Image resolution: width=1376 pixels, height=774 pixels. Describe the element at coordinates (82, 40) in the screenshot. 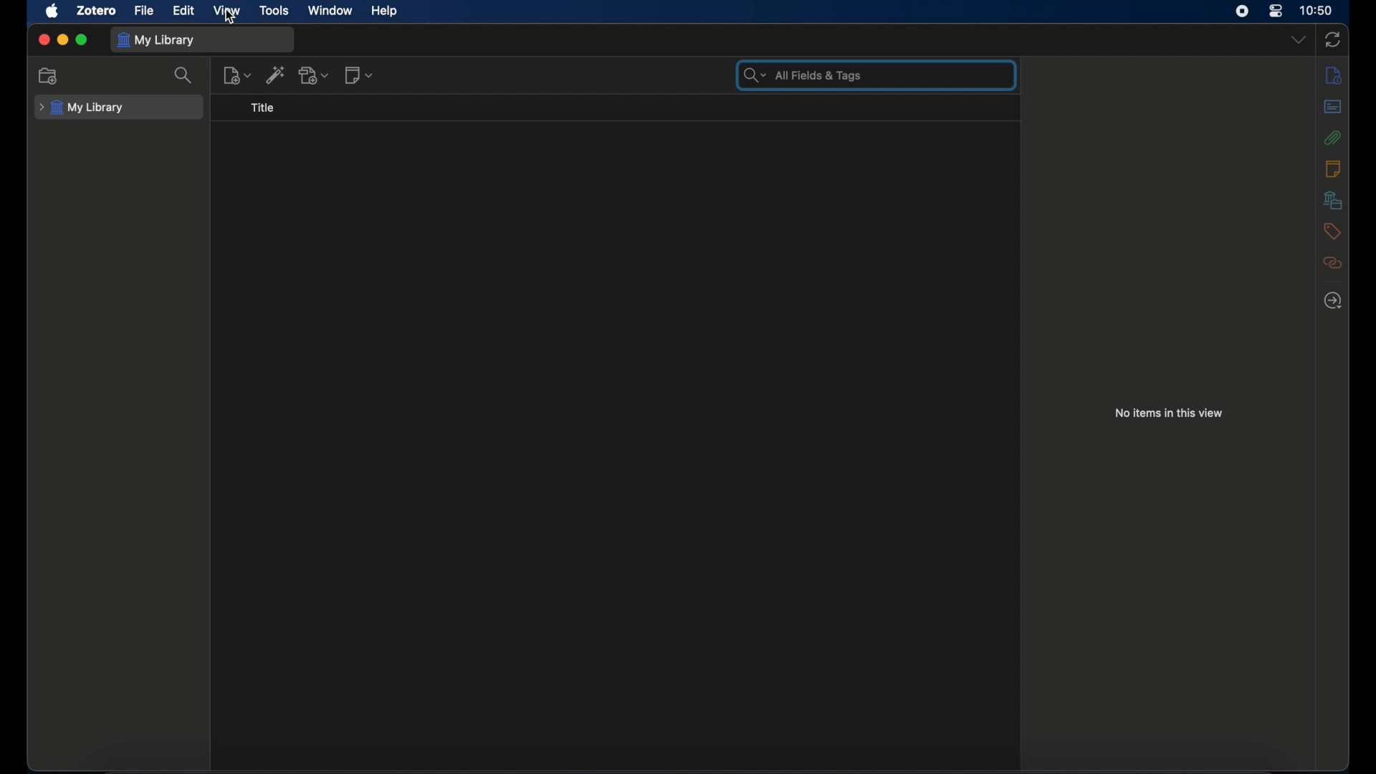

I see `maximize` at that location.